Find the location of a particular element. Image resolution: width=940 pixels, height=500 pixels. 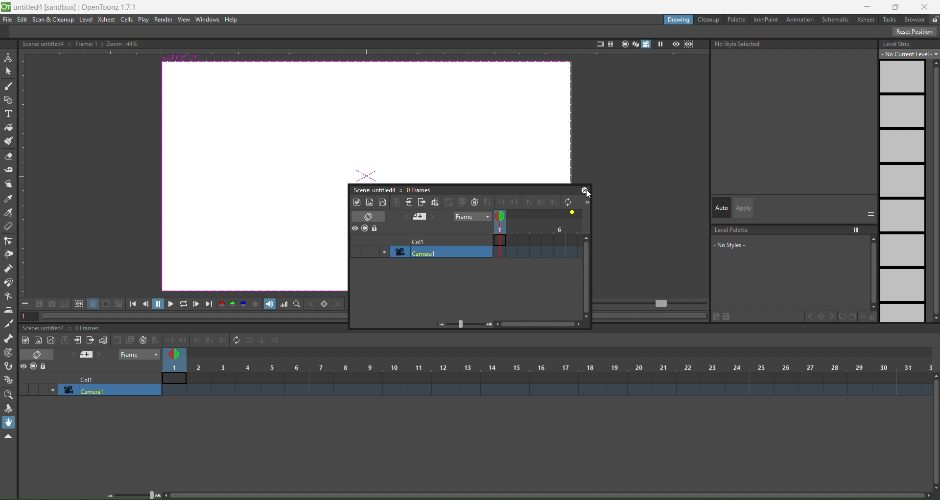

animation is located at coordinates (802, 20).